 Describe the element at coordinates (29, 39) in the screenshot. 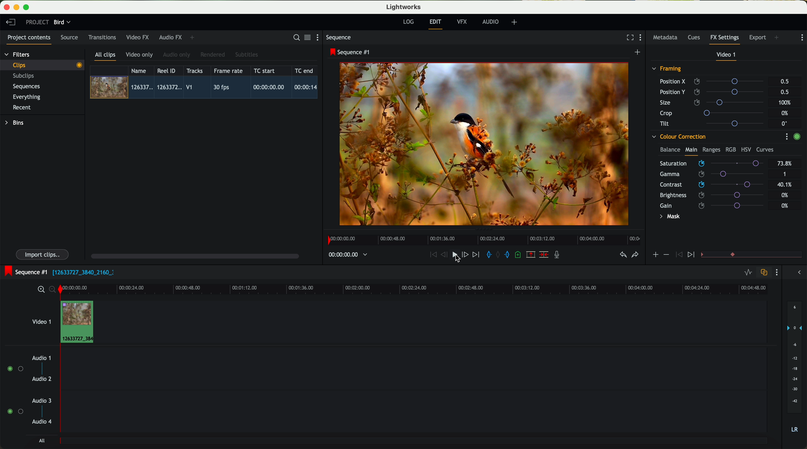

I see `project contents` at that location.